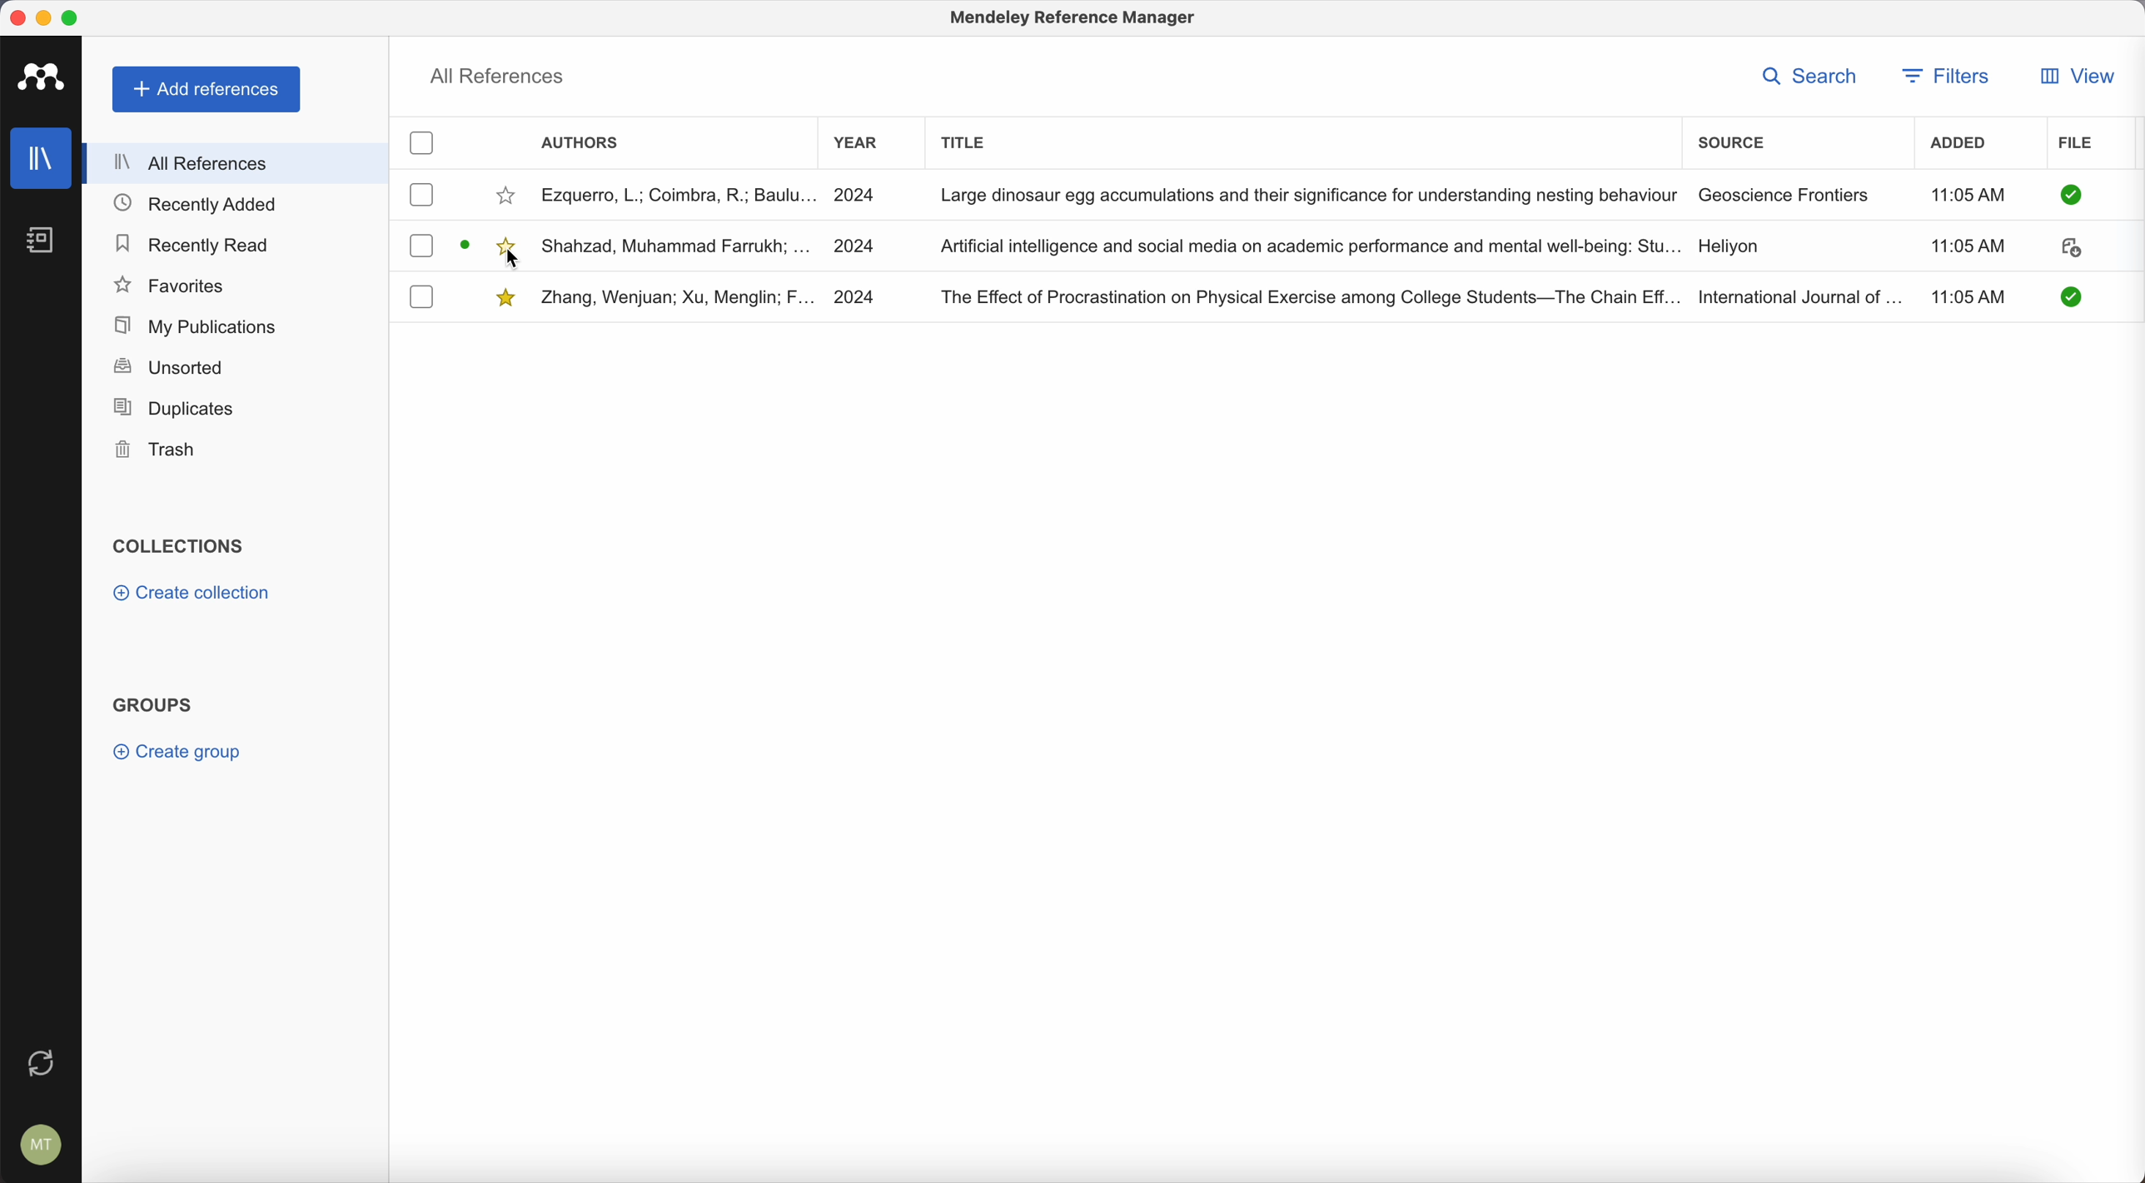 This screenshot has height=1183, width=2145. What do you see at coordinates (857, 143) in the screenshot?
I see `year` at bounding box center [857, 143].